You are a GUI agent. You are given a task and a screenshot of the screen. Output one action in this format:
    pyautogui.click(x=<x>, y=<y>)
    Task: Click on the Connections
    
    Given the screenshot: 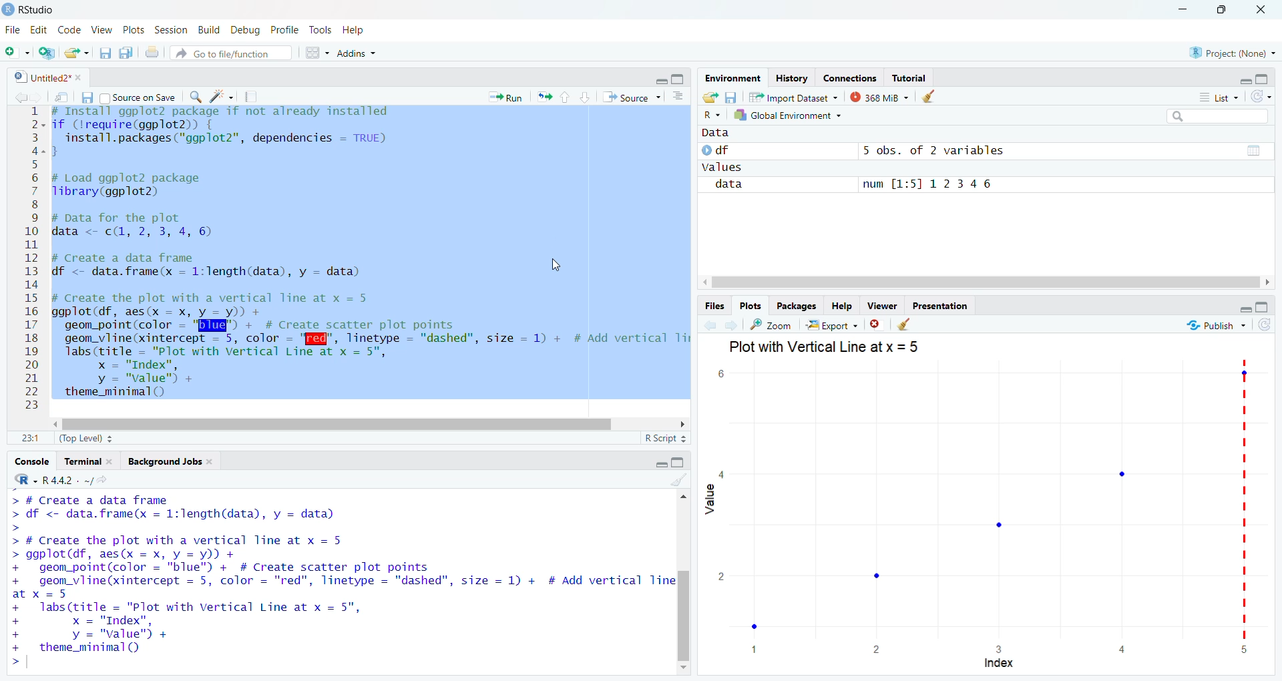 What is the action you would take?
    pyautogui.click(x=853, y=77)
    